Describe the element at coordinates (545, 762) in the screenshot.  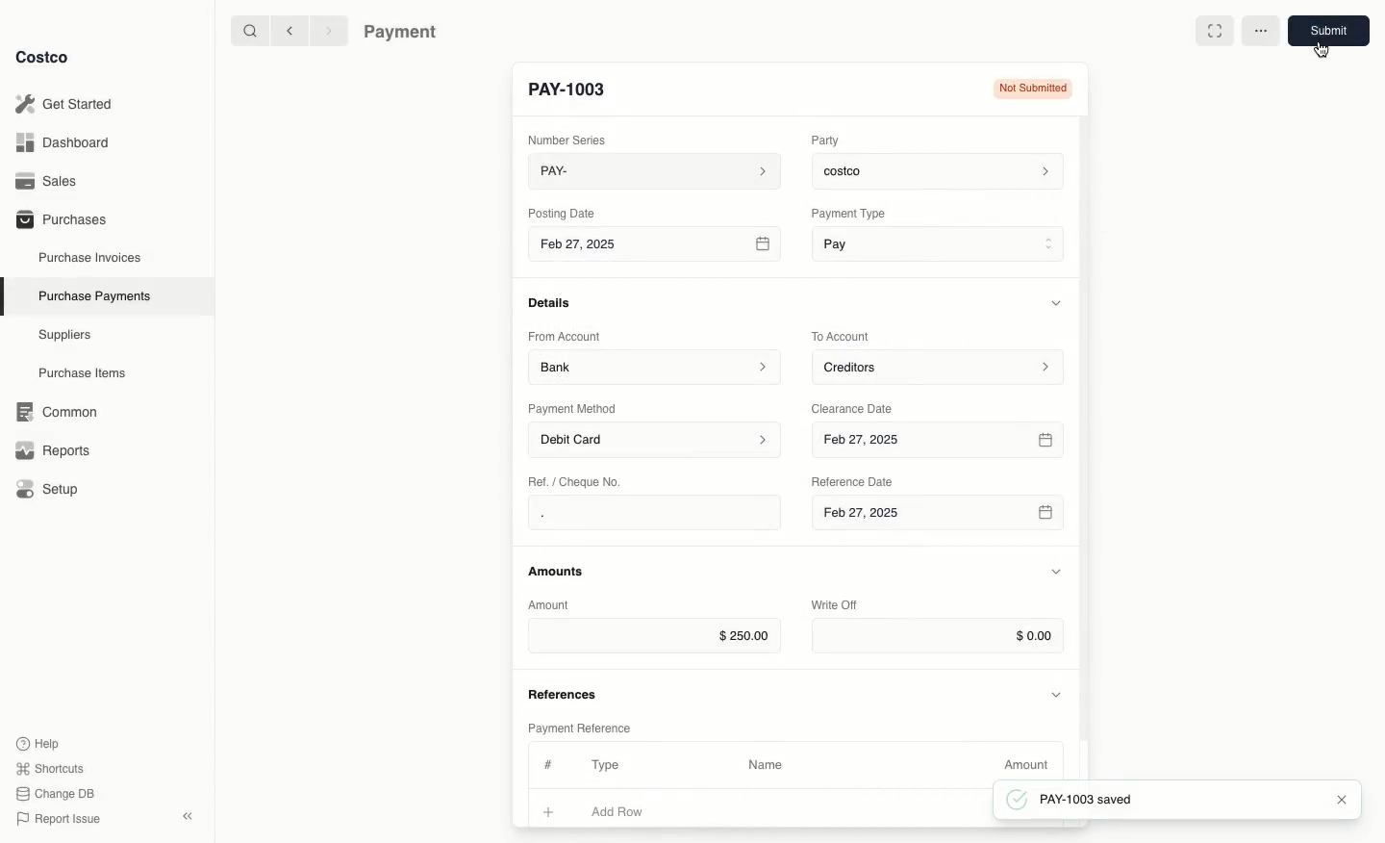
I see `#` at that location.